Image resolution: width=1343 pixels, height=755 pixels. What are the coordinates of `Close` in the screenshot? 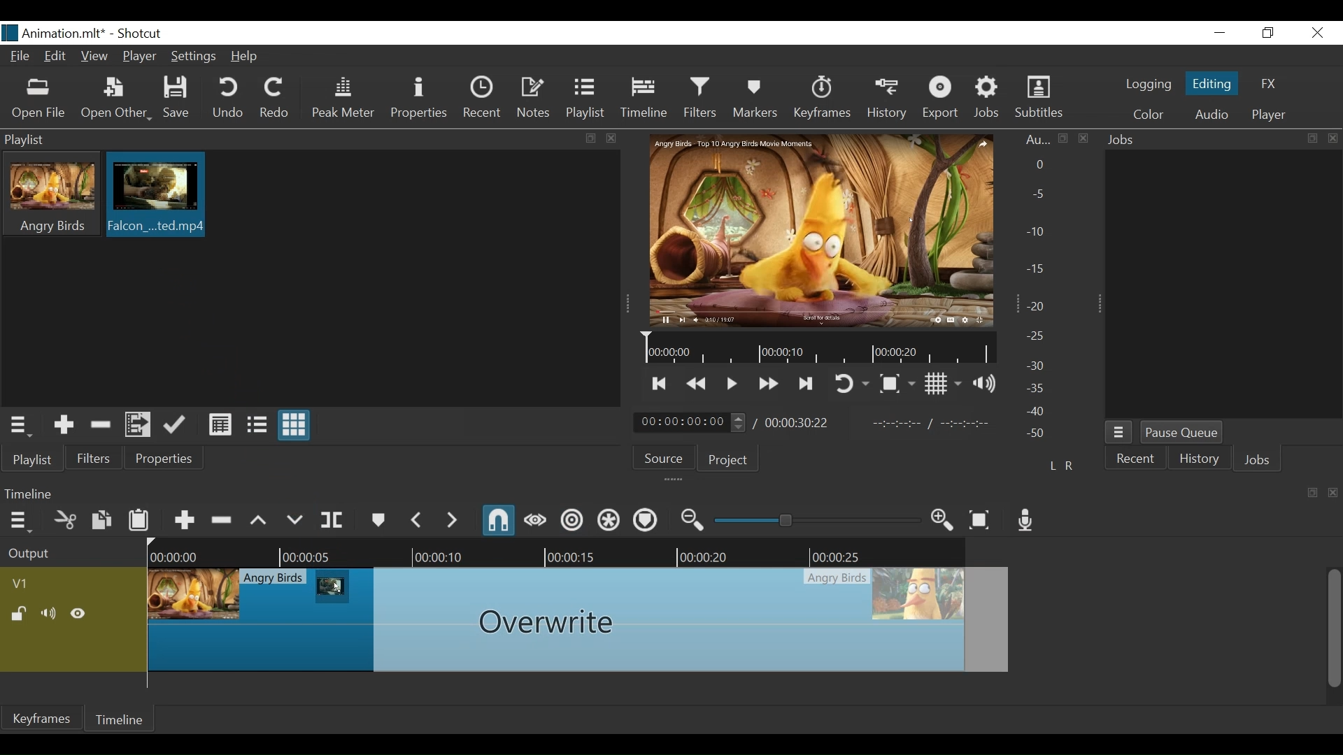 It's located at (1319, 34).